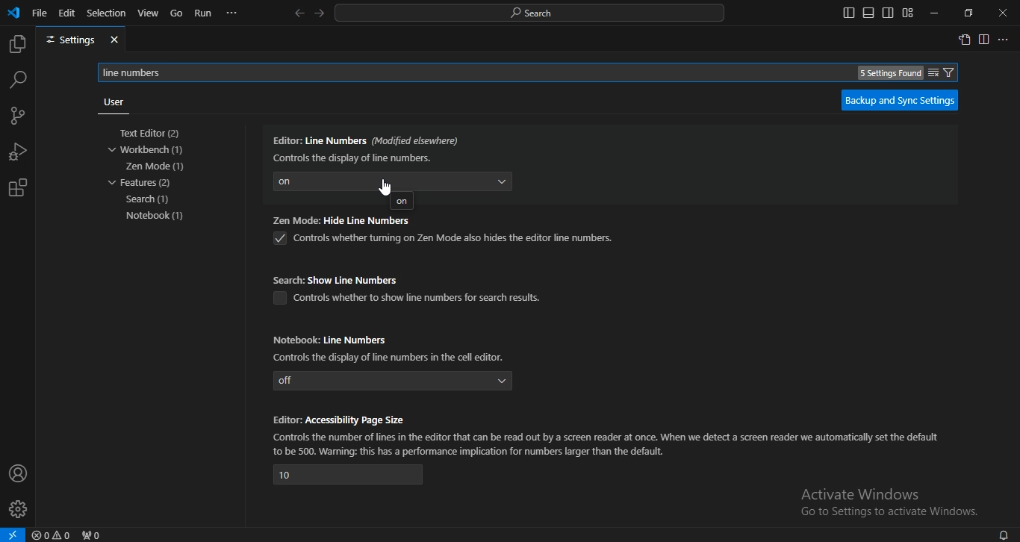  What do you see at coordinates (393, 181) in the screenshot?
I see `on` at bounding box center [393, 181].